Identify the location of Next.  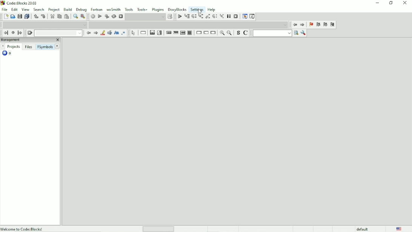
(95, 32).